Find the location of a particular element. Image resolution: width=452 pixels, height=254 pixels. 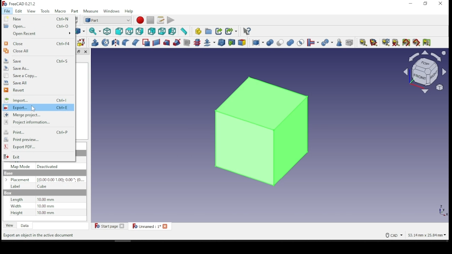

join objects is located at coordinates (313, 43).